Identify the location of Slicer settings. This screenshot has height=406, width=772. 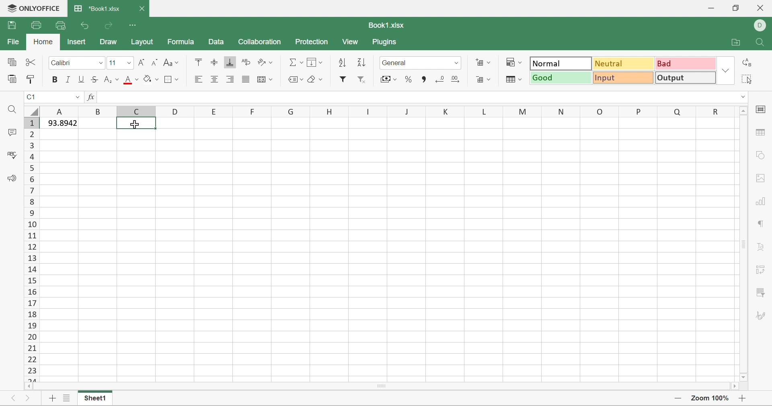
(760, 292).